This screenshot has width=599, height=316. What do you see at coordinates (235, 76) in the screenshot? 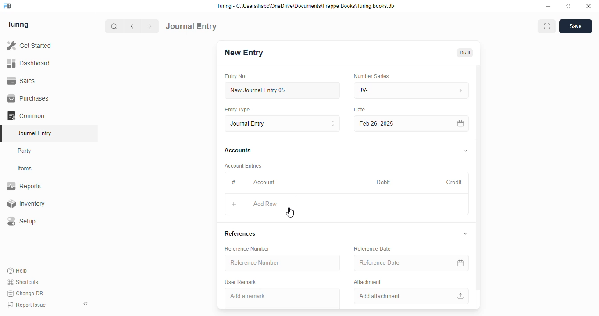
I see `entry no` at bounding box center [235, 76].